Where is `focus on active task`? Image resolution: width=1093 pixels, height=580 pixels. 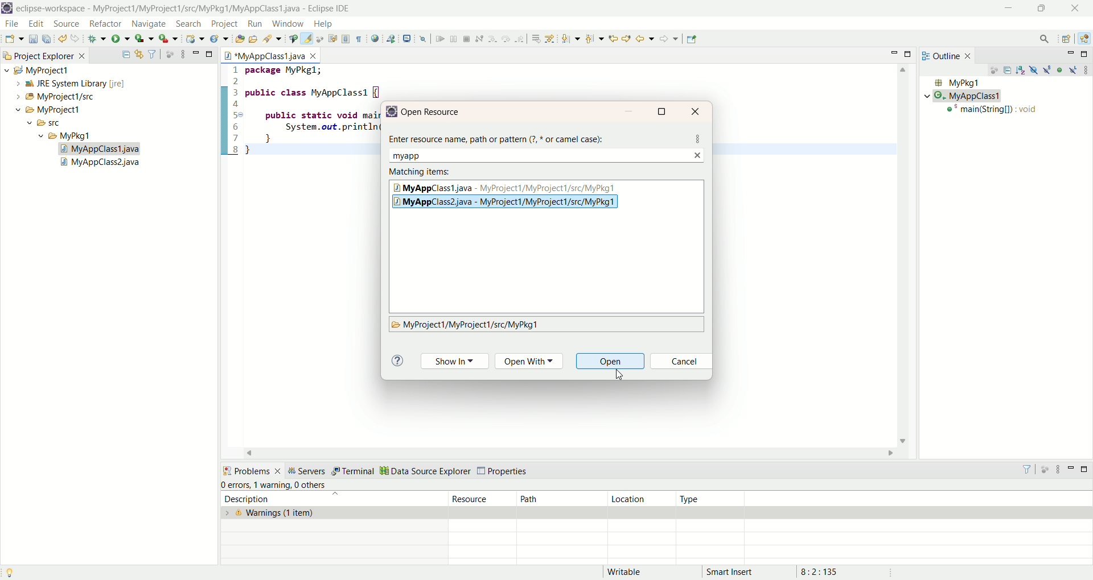 focus on active task is located at coordinates (1046, 470).